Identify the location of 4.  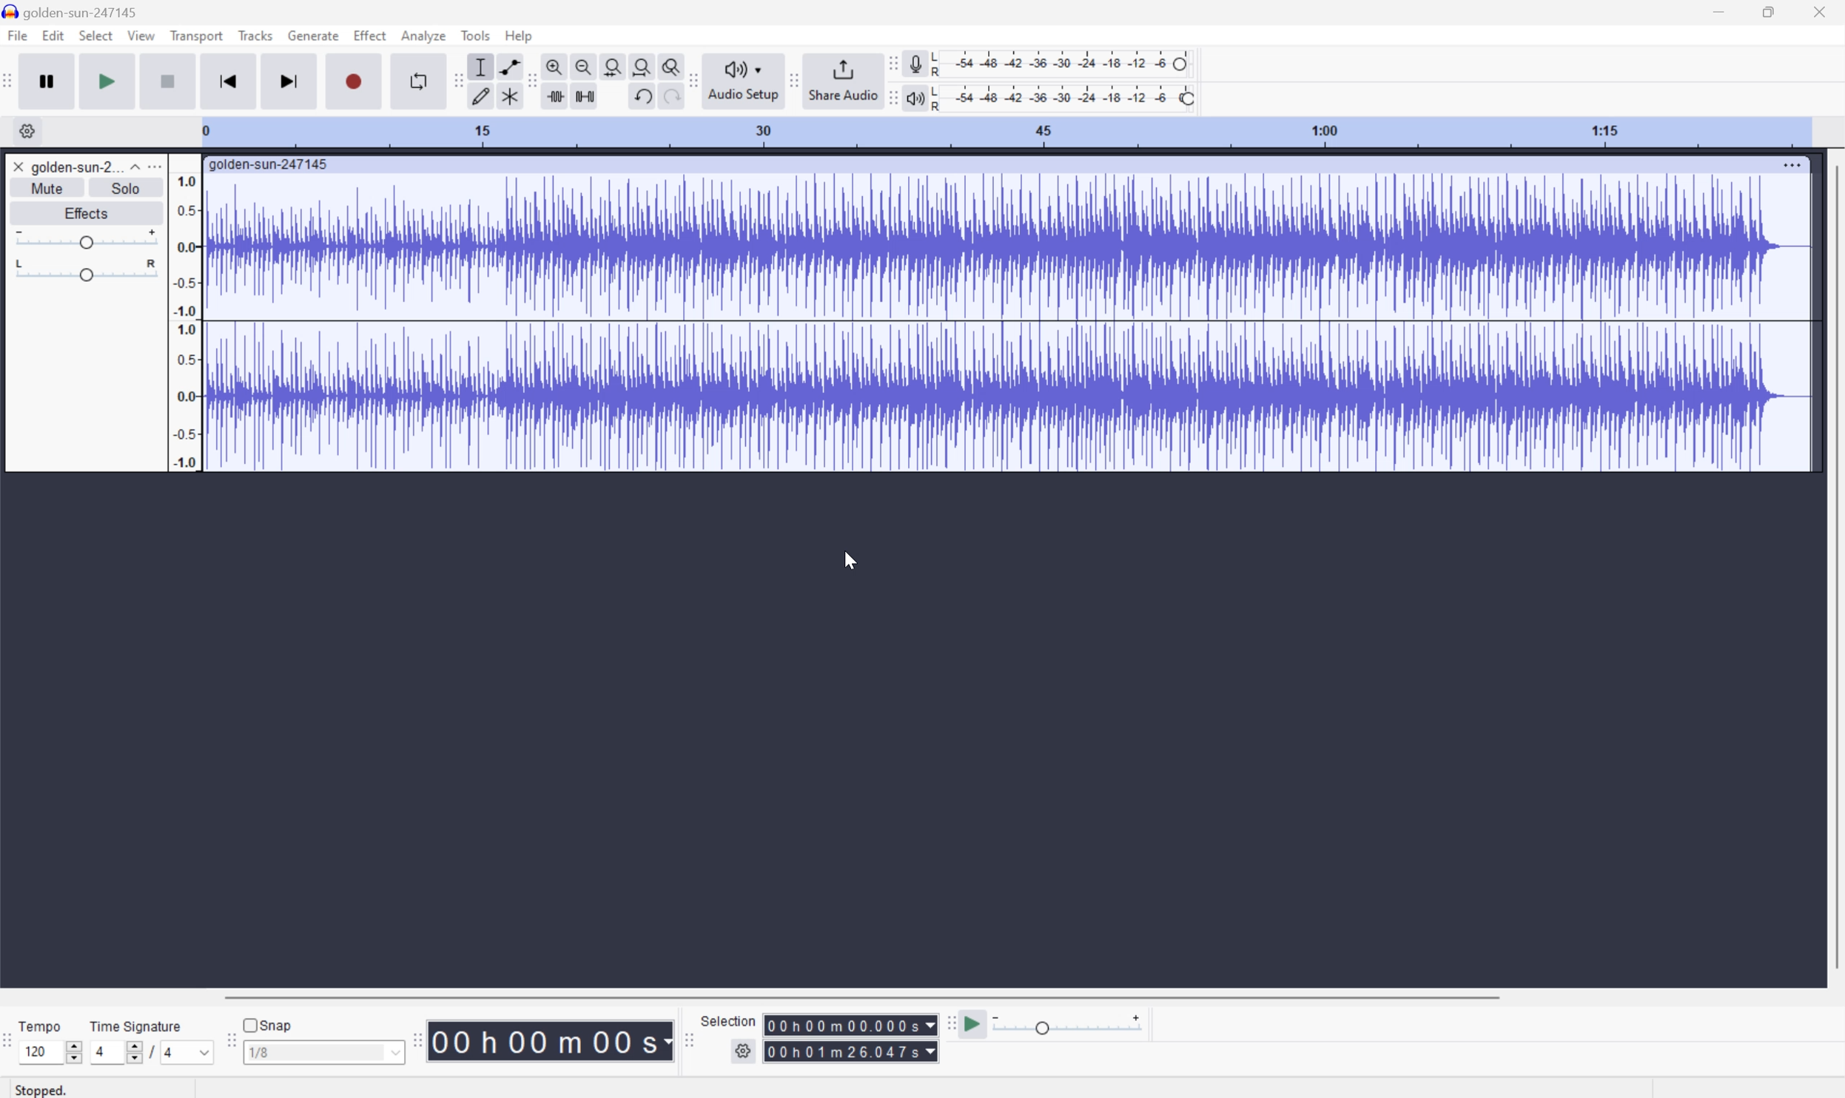
(189, 1053).